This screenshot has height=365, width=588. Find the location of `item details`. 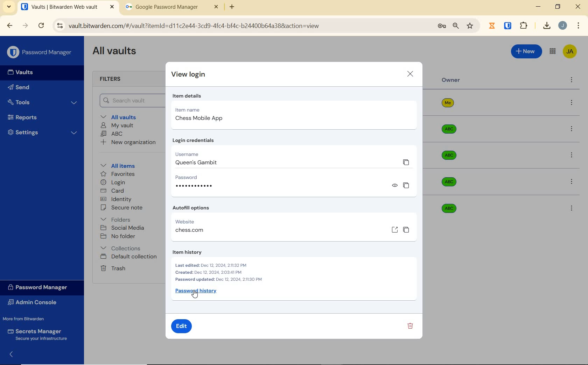

item details is located at coordinates (189, 96).